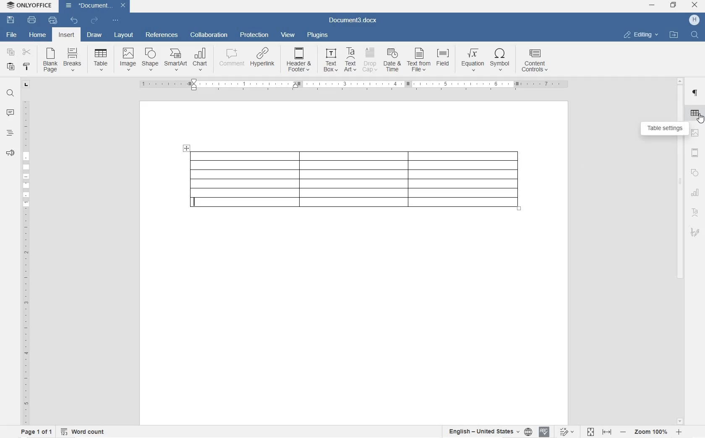  Describe the element at coordinates (288, 35) in the screenshot. I see `VIEW` at that location.